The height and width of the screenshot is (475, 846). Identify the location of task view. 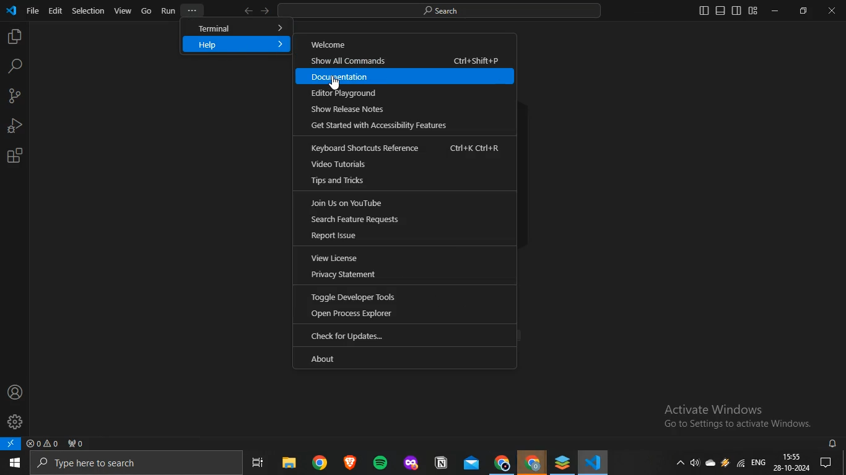
(261, 464).